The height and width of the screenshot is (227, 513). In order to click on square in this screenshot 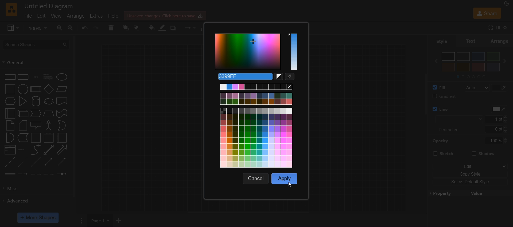, I will do `click(10, 89)`.